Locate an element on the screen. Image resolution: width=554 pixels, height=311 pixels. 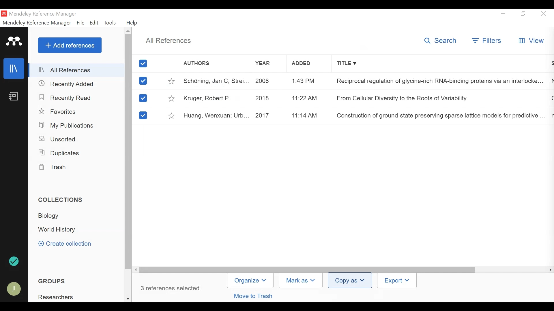
Scroll down is located at coordinates (128, 298).